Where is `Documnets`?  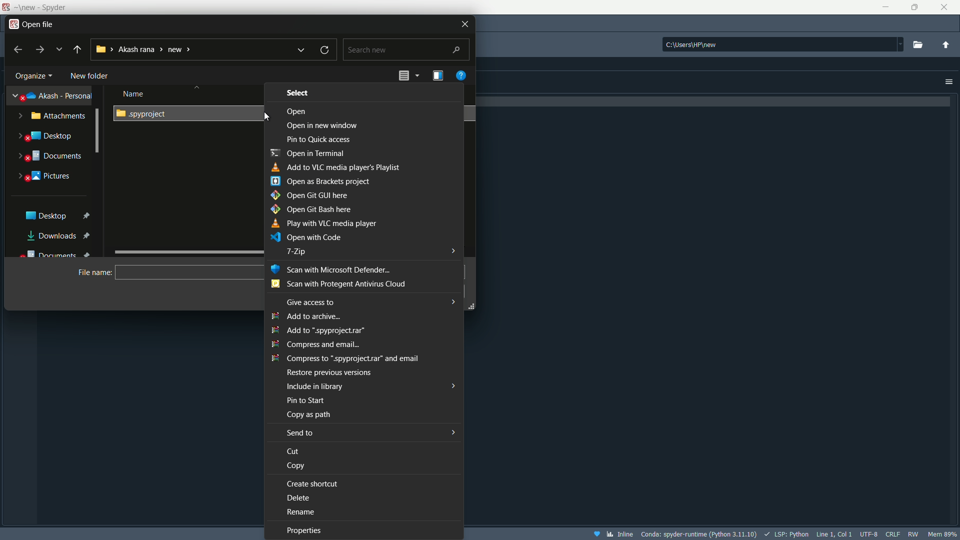 Documnets is located at coordinates (50, 155).